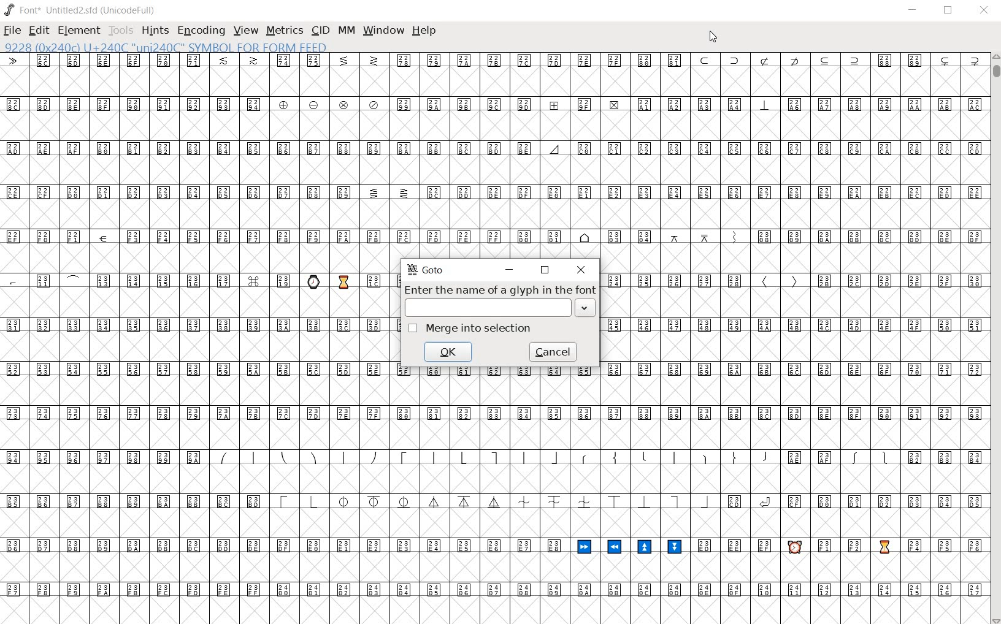  What do you see at coordinates (449, 352) in the screenshot?
I see `ok` at bounding box center [449, 352].